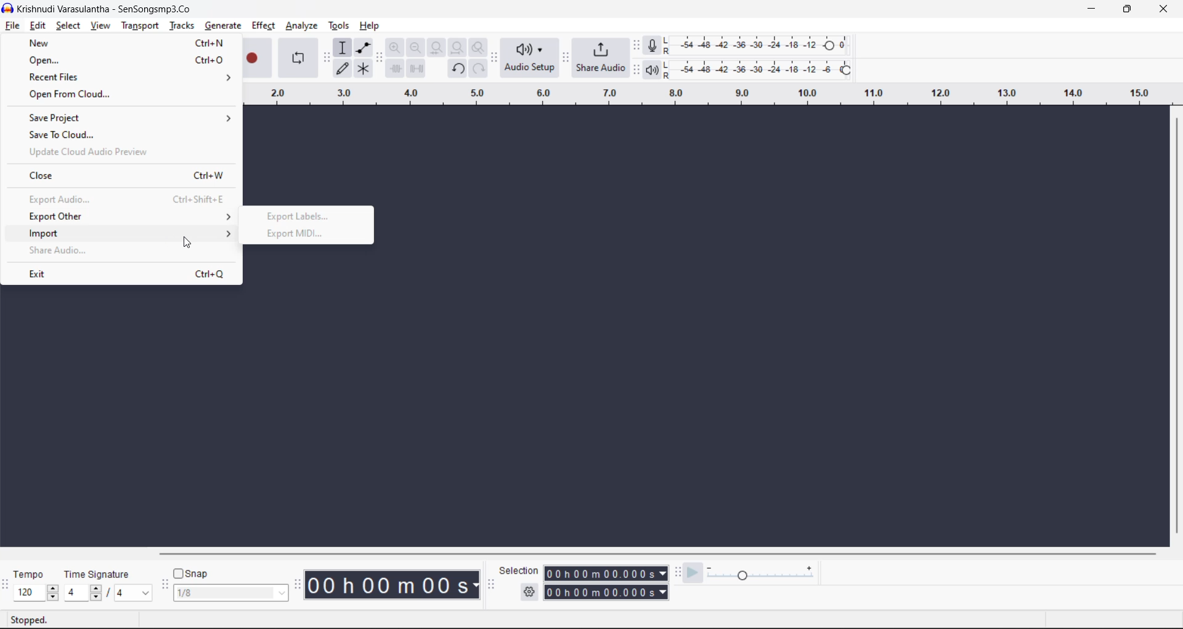  What do you see at coordinates (417, 70) in the screenshot?
I see `silence audio selection` at bounding box center [417, 70].